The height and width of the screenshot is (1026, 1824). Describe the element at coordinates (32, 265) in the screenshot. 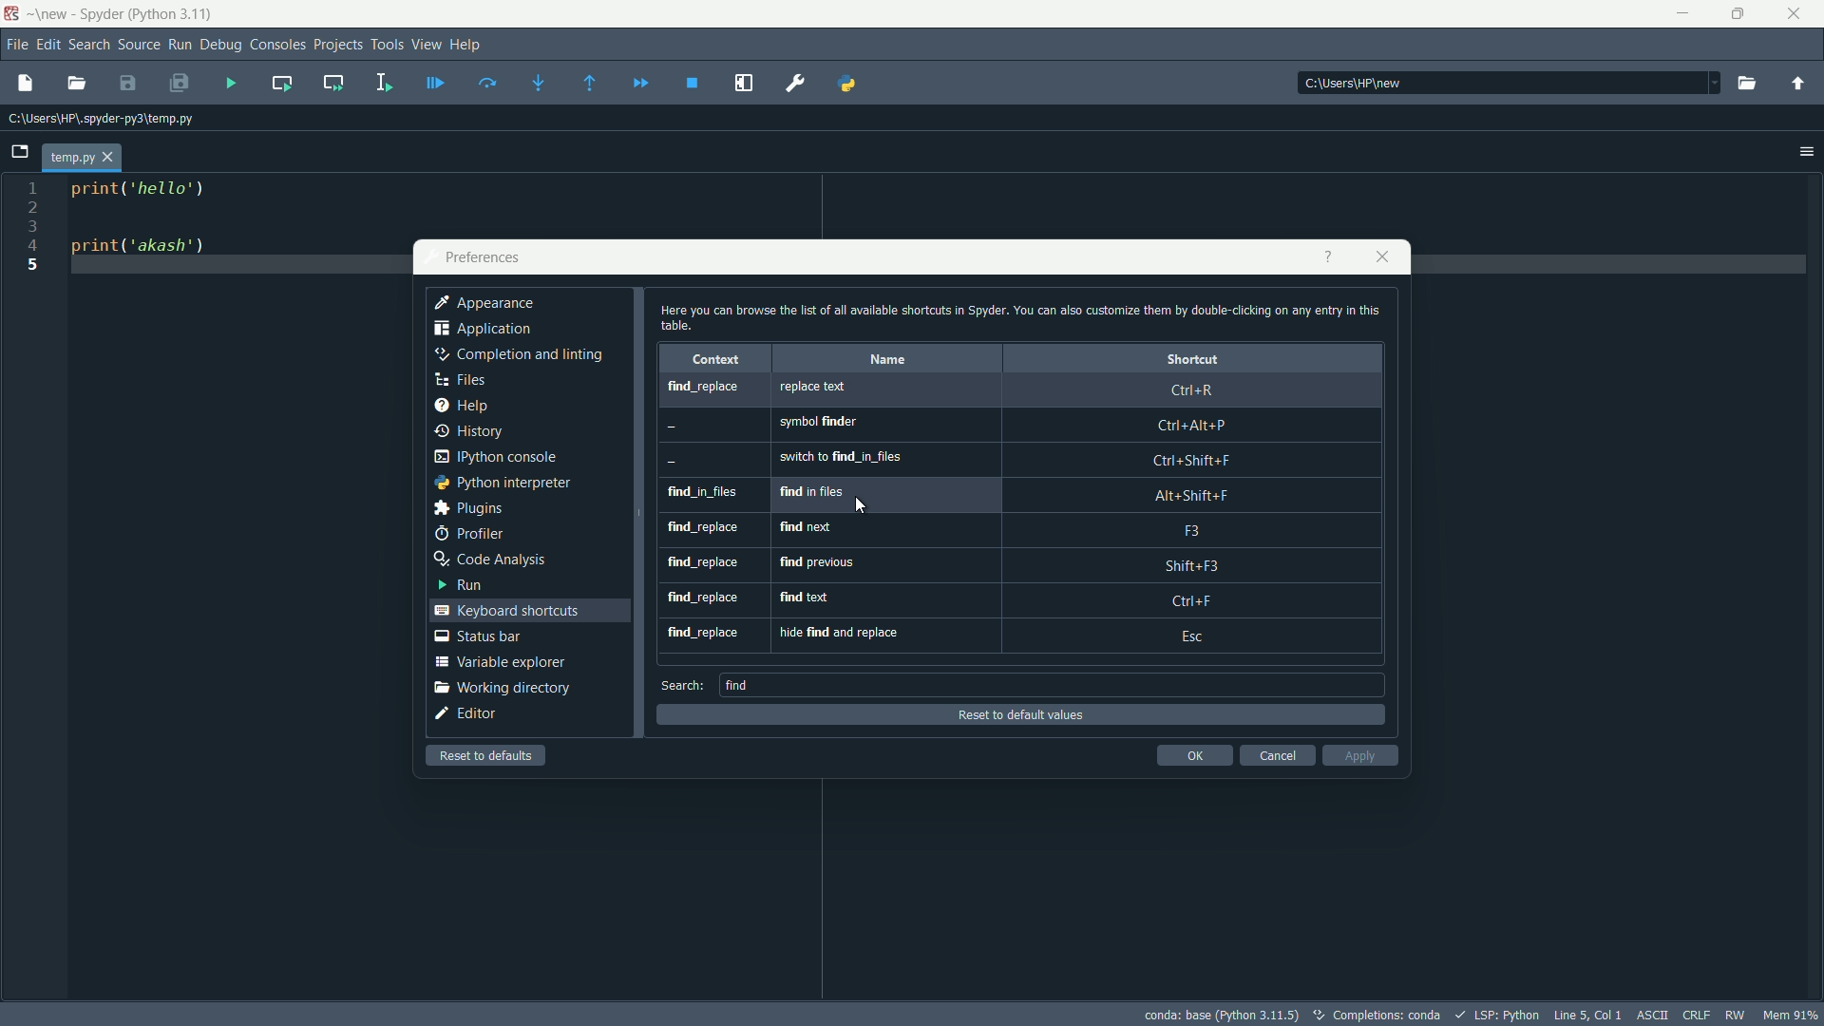

I see `5` at that location.